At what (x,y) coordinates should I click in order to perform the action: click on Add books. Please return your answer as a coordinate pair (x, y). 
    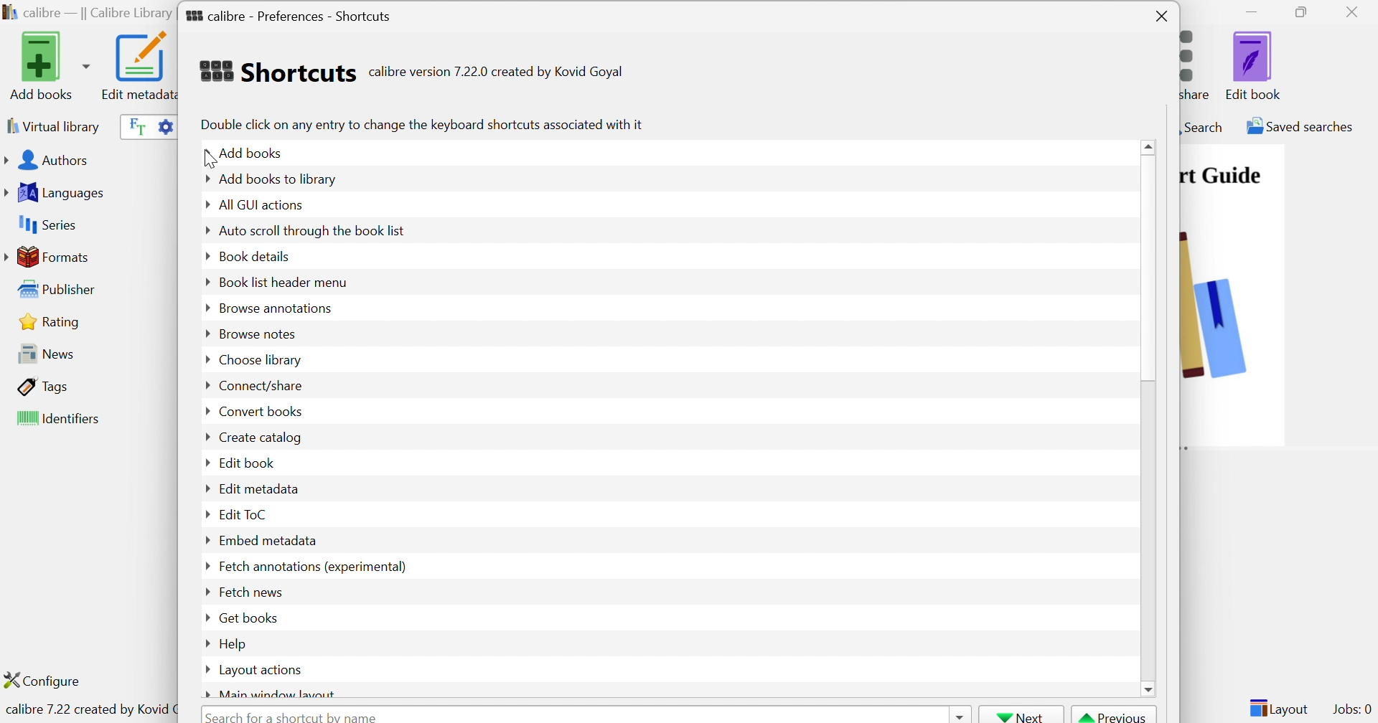
    Looking at the image, I should click on (254, 151).